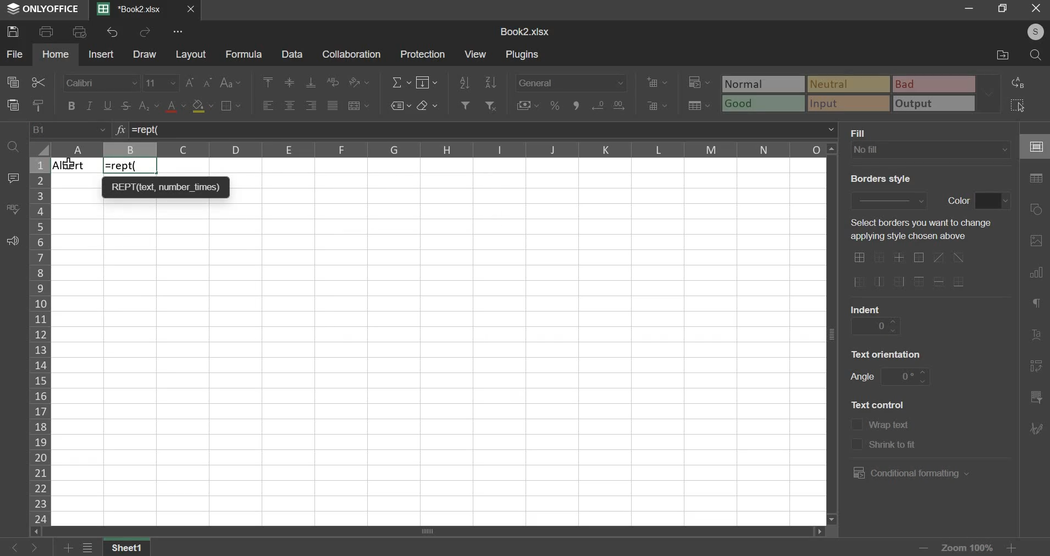 This screenshot has width=1050, height=556. I want to click on indent, so click(873, 326).